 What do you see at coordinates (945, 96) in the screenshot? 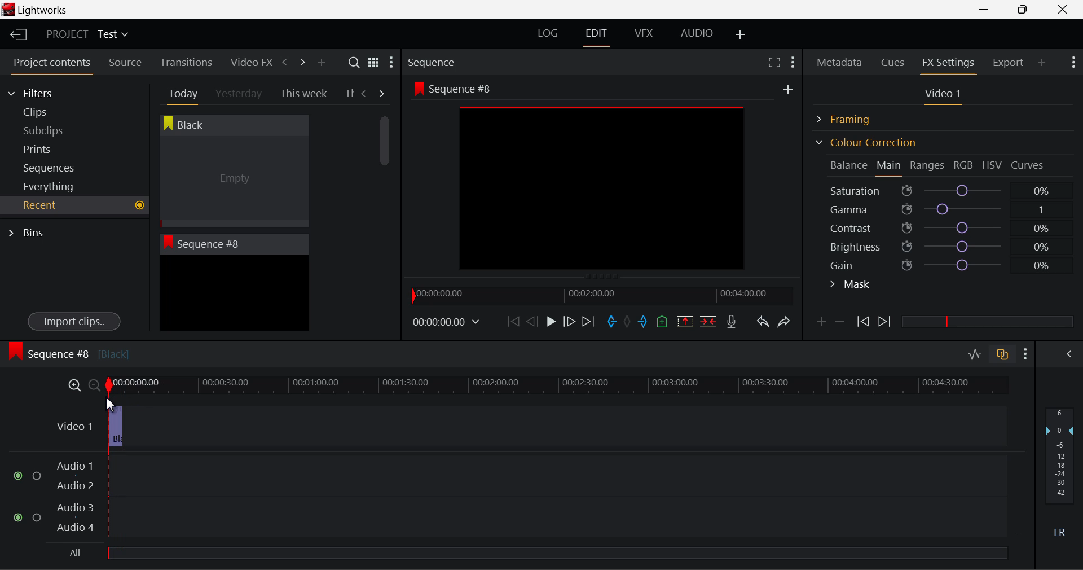
I see `Video 1 Settings` at bounding box center [945, 96].